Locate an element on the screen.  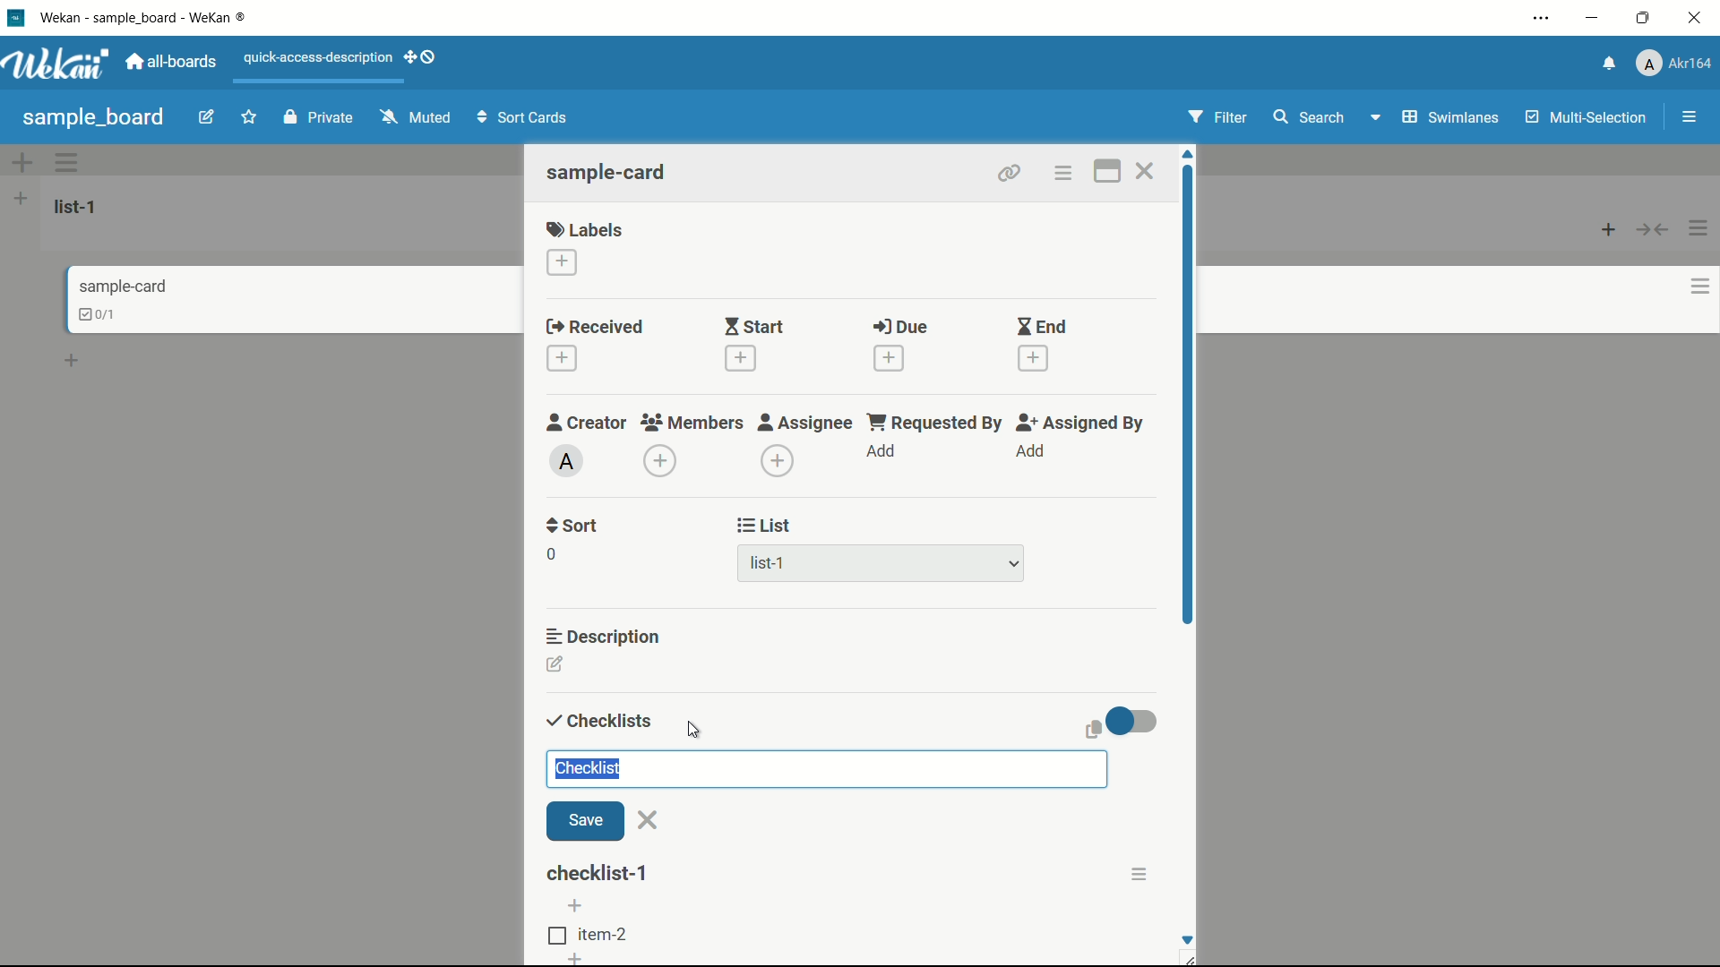
labels is located at coordinates (585, 228).